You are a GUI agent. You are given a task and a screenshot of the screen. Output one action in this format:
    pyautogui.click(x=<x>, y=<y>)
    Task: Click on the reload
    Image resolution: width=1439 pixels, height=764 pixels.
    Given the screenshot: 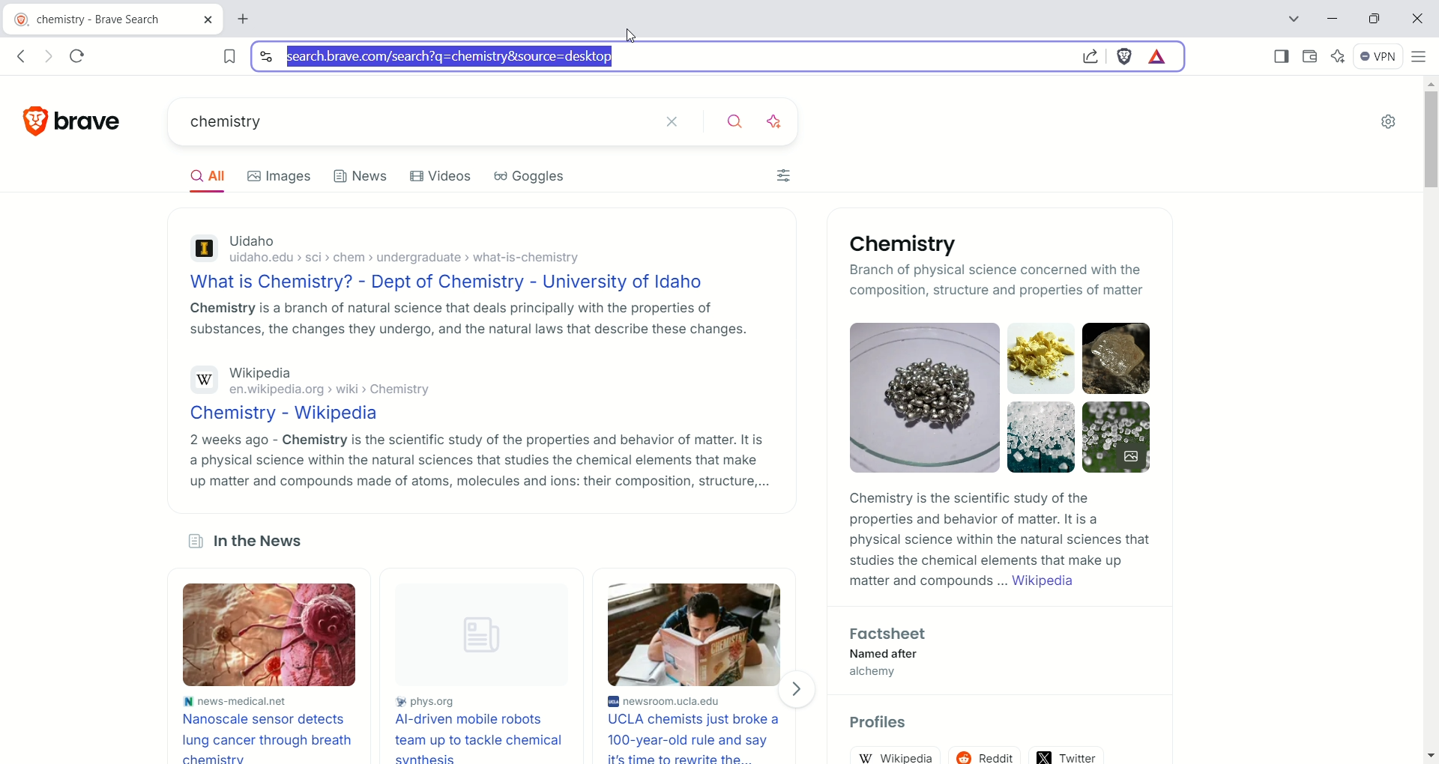 What is the action you would take?
    pyautogui.click(x=78, y=58)
    